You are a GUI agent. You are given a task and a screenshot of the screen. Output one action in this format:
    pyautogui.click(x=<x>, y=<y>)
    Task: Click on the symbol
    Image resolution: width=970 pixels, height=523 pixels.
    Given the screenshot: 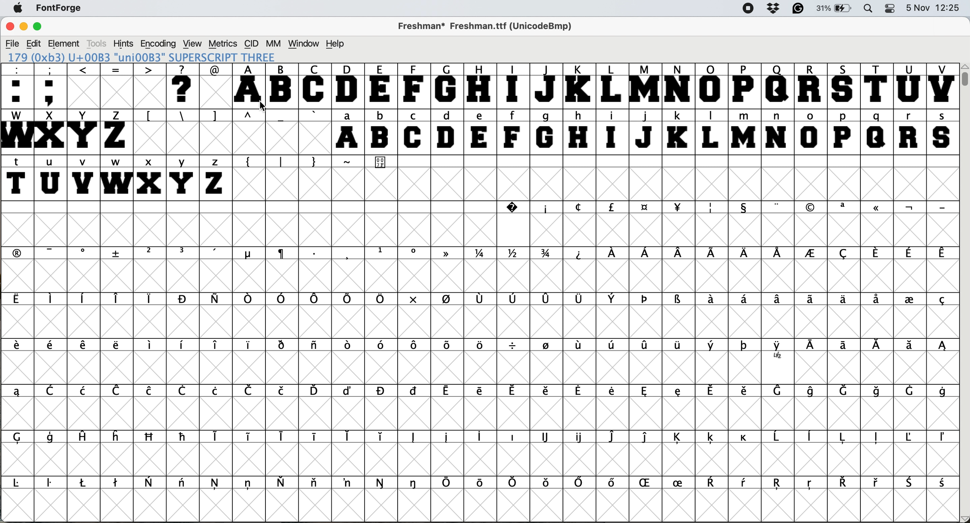 What is the action you would take?
    pyautogui.click(x=517, y=391)
    